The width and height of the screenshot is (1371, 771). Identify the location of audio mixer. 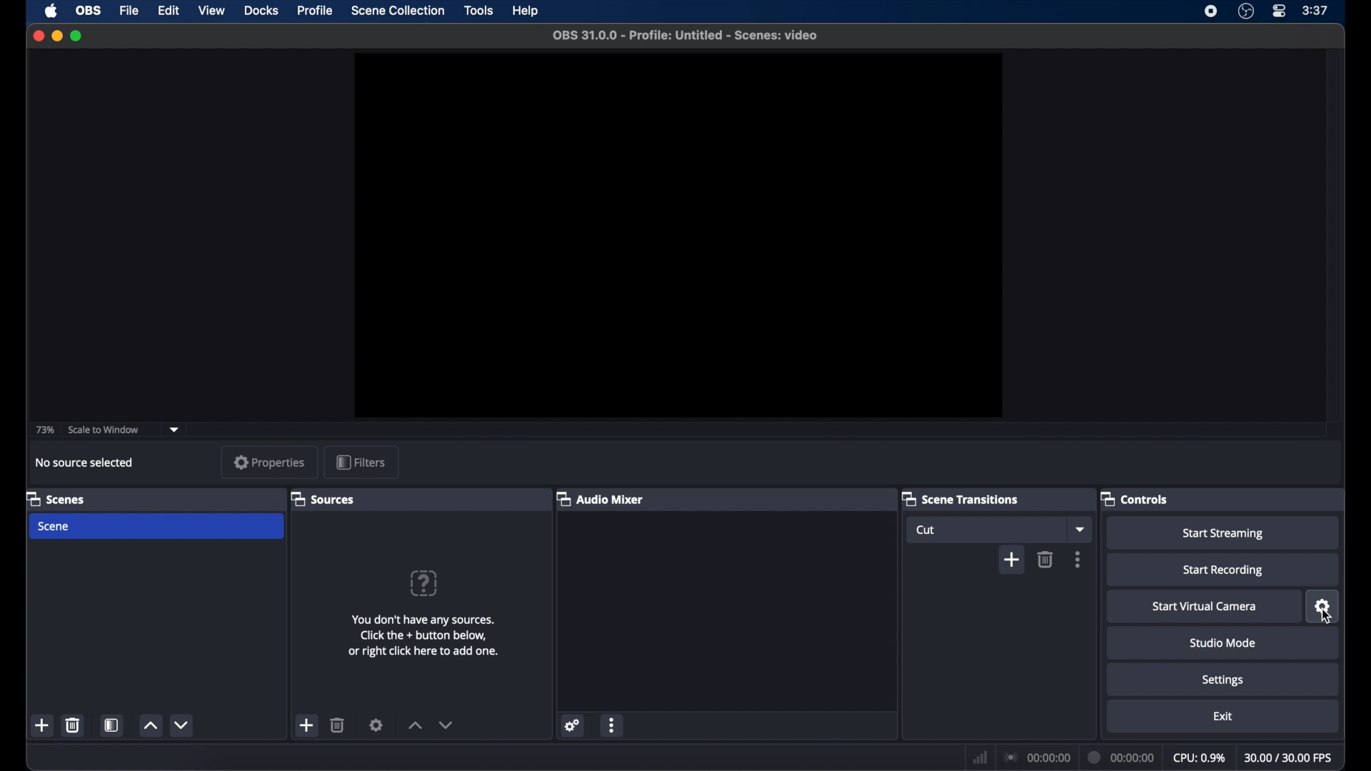
(601, 498).